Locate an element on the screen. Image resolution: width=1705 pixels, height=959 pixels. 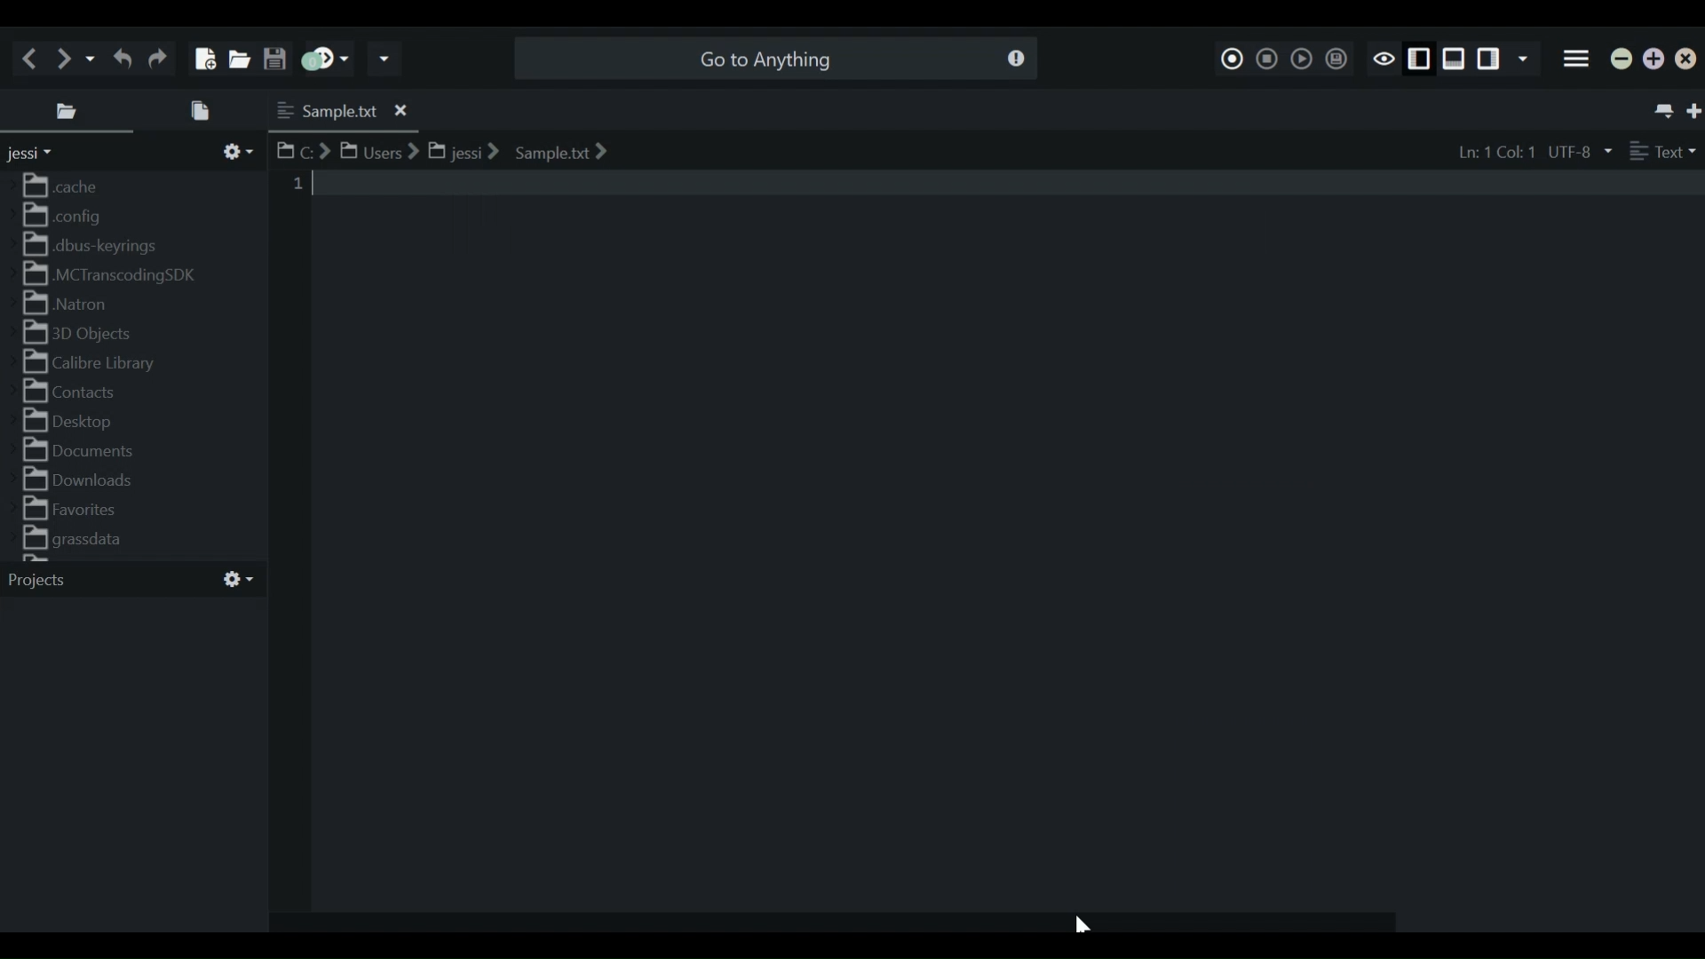
Show/Hide Right pane is located at coordinates (1416, 58).